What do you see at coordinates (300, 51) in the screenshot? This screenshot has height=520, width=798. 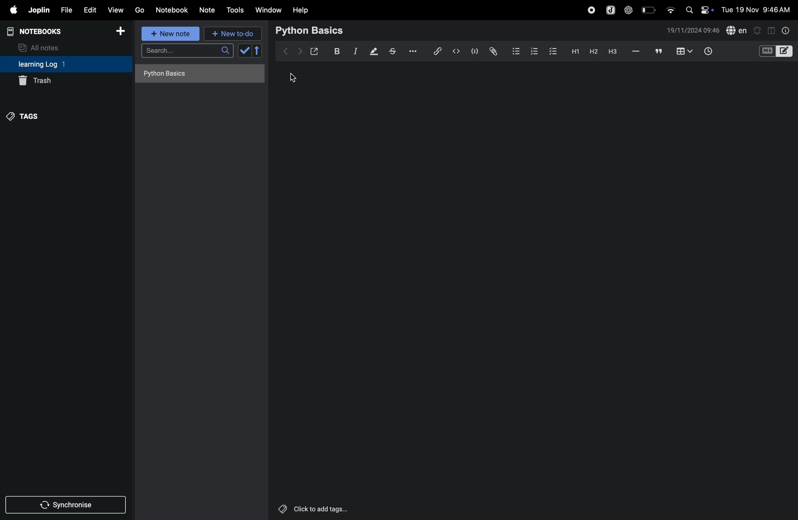 I see `forward` at bounding box center [300, 51].